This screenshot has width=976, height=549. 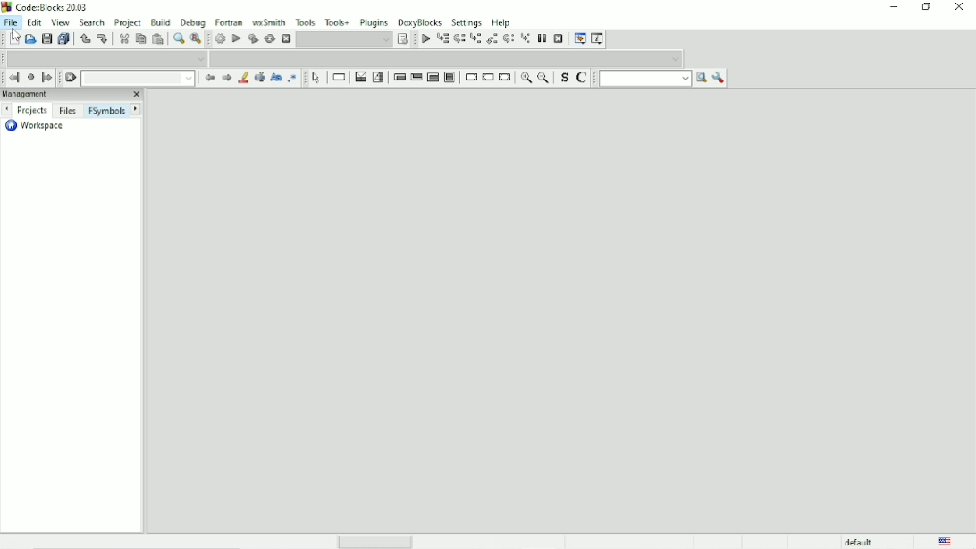 What do you see at coordinates (467, 21) in the screenshot?
I see `Settings` at bounding box center [467, 21].